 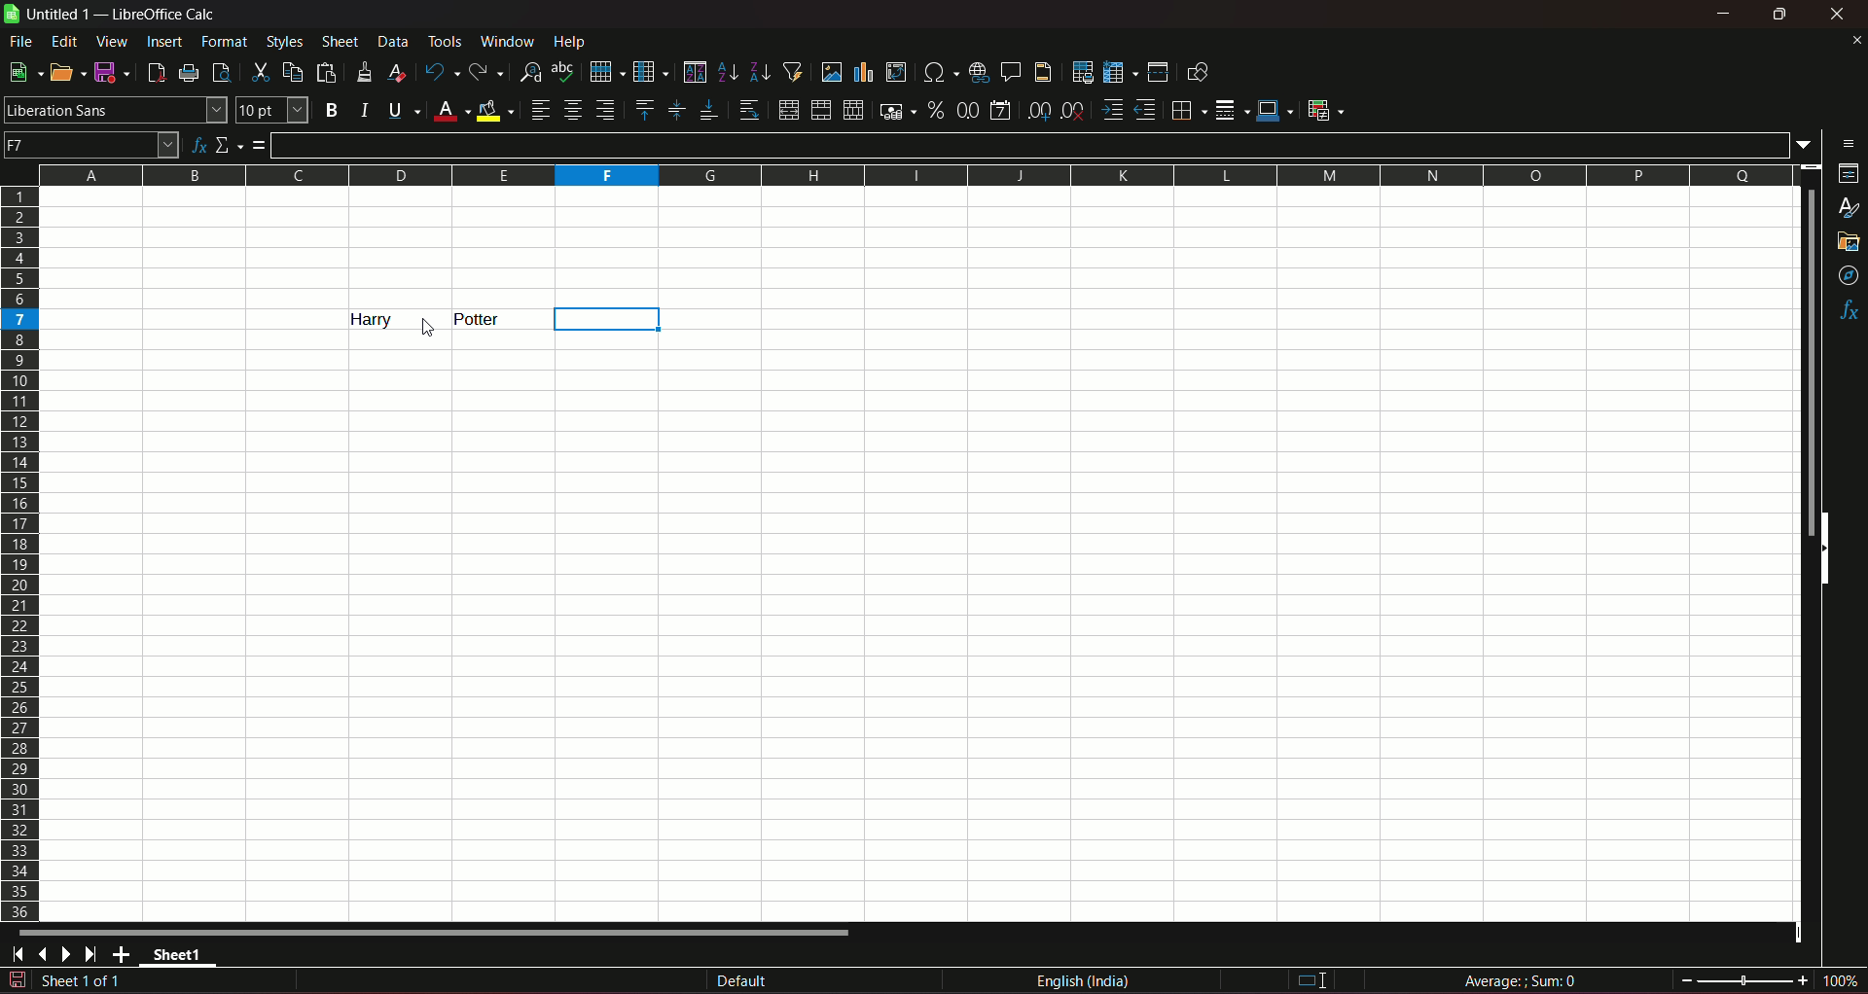 What do you see at coordinates (1009, 70) in the screenshot?
I see `insert comment` at bounding box center [1009, 70].